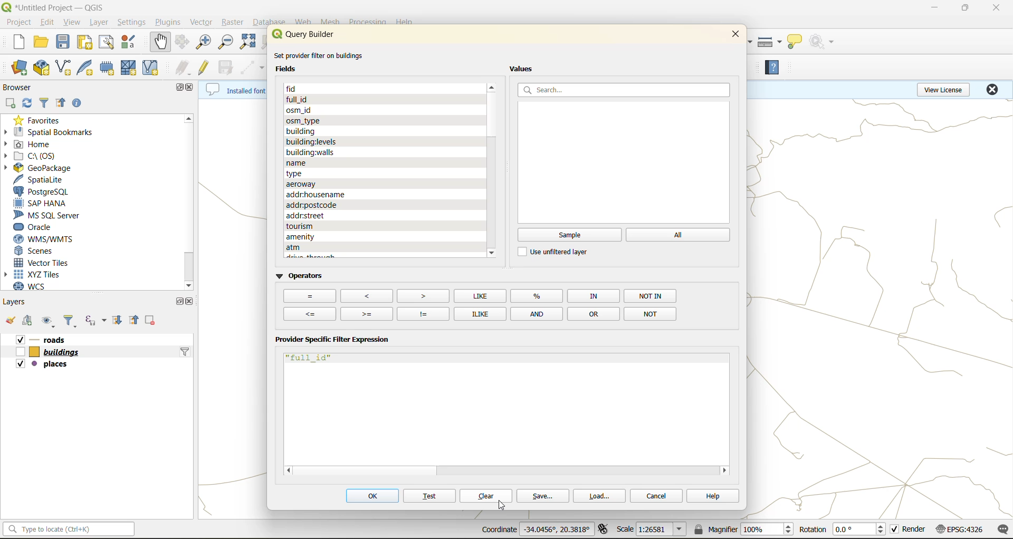  Describe the element at coordinates (49, 353) in the screenshot. I see `layers` at that location.